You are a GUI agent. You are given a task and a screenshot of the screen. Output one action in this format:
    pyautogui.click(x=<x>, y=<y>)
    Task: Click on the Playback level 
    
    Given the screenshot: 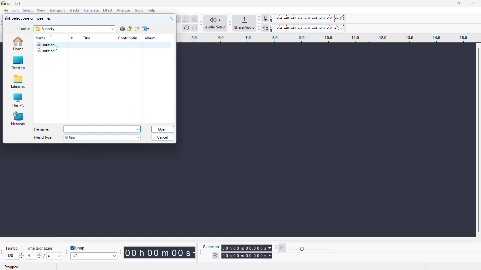 What is the action you would take?
    pyautogui.click(x=309, y=28)
    